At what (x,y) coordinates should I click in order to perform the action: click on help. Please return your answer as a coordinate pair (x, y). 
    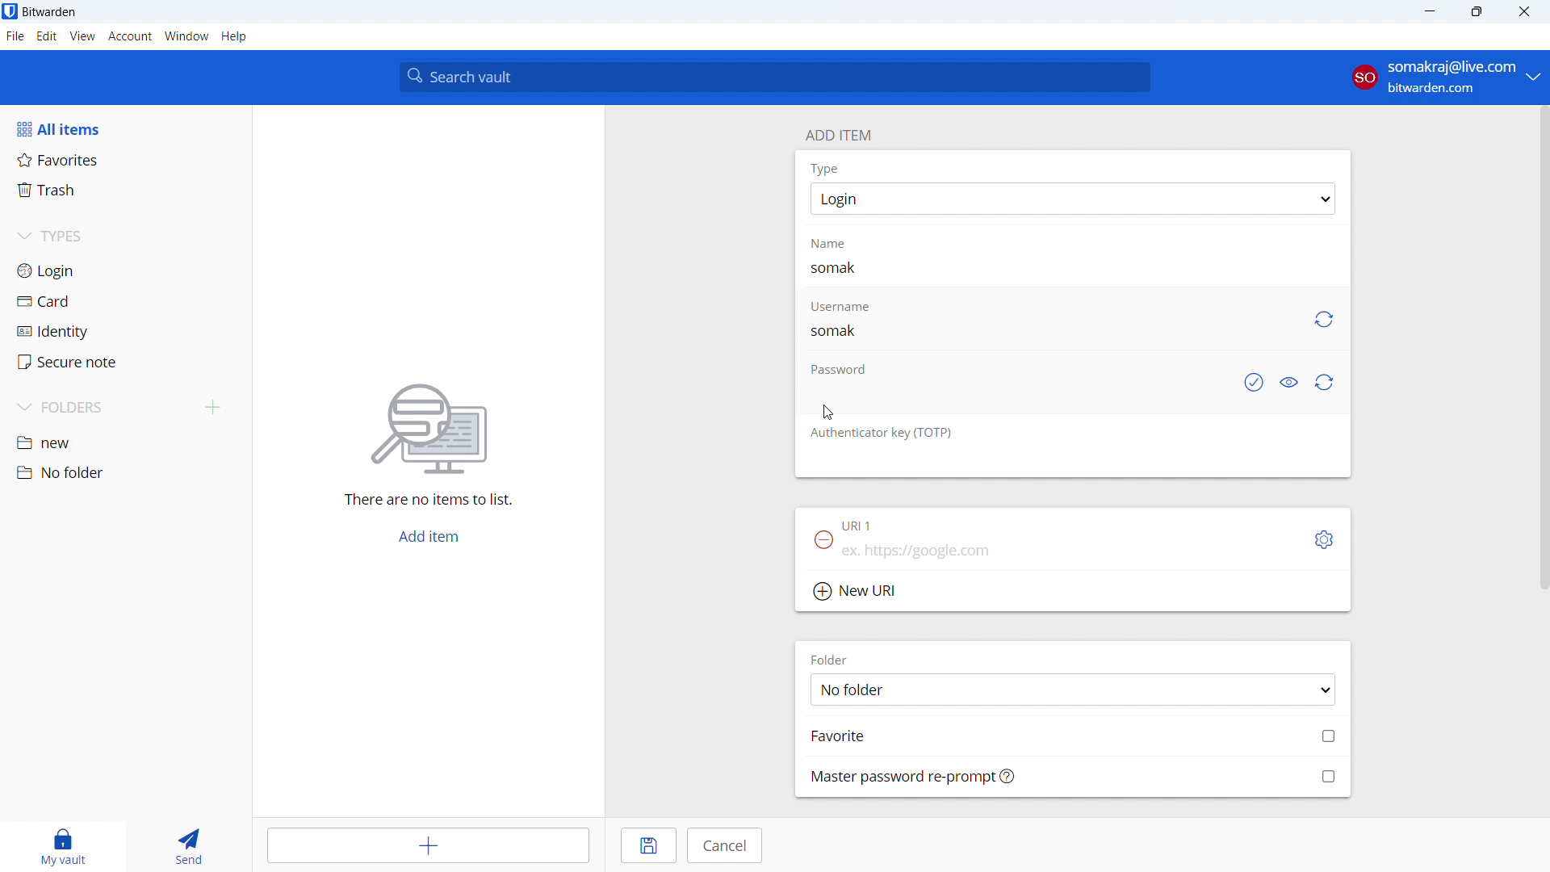
    Looking at the image, I should click on (234, 36).